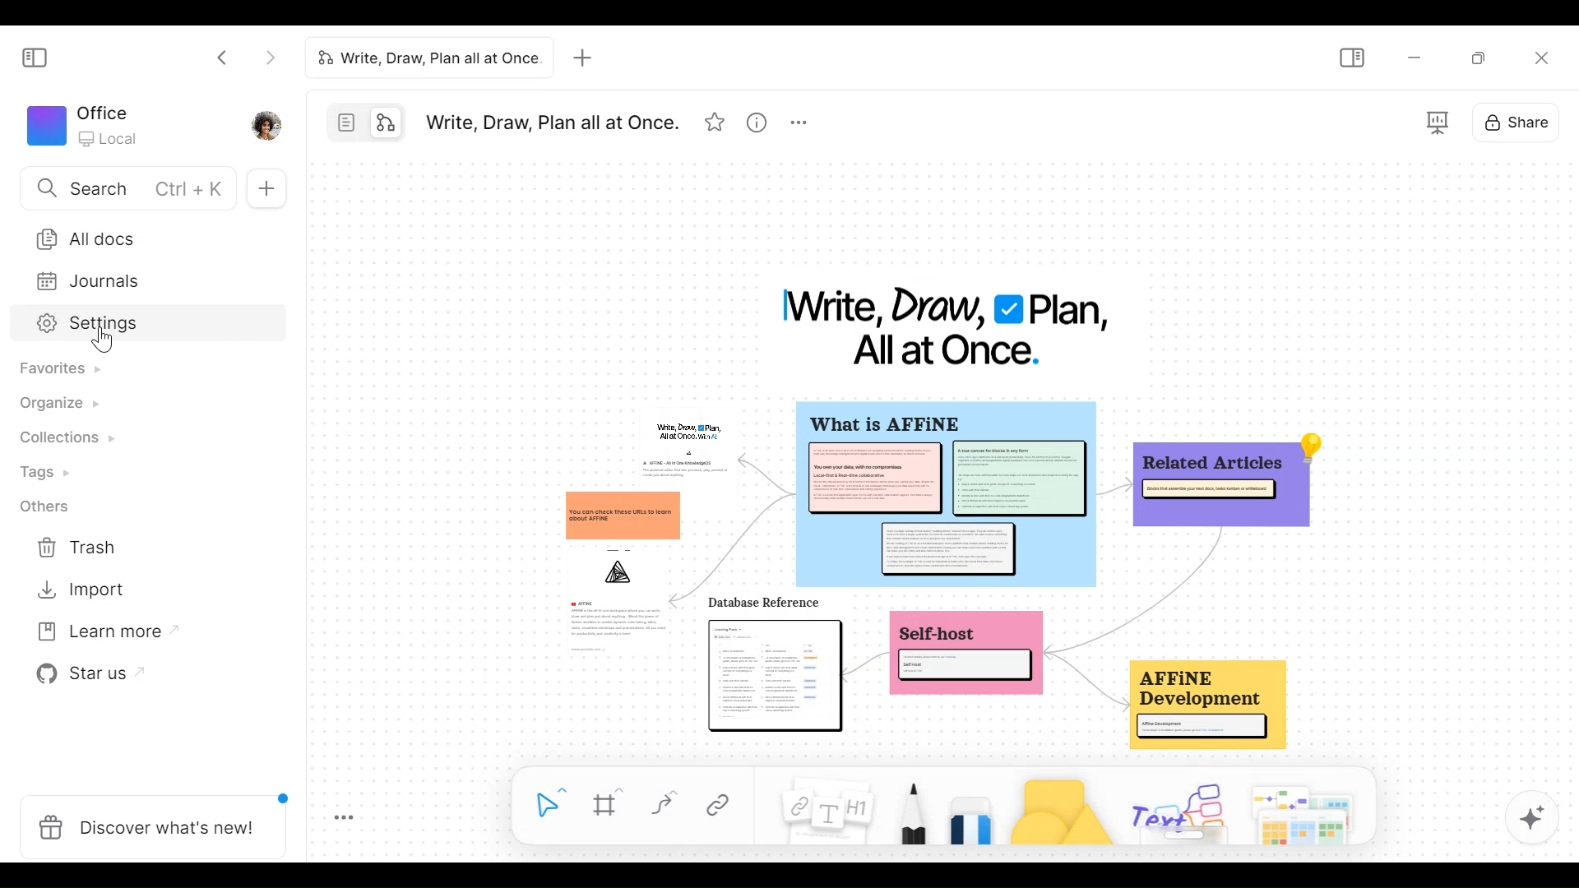 This screenshot has width=1579, height=888. Describe the element at coordinates (85, 238) in the screenshot. I see `All documents` at that location.